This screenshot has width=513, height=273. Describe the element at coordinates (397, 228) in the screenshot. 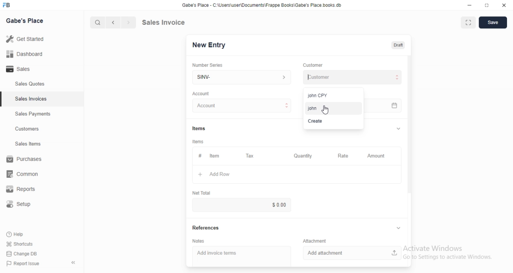

I see `collapse` at that location.